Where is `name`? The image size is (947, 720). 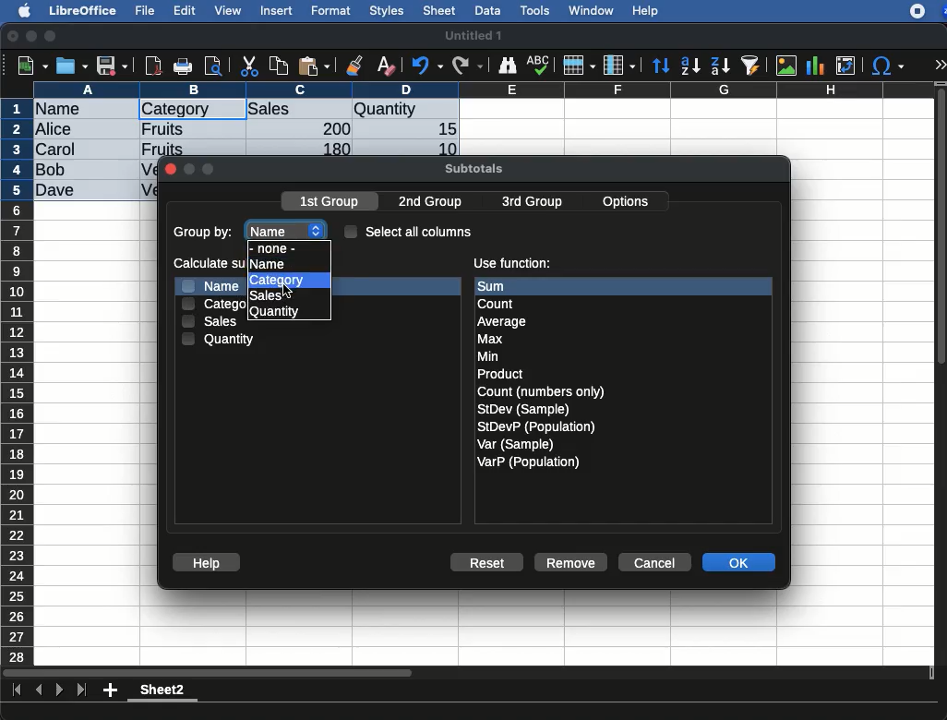 name is located at coordinates (63, 110).